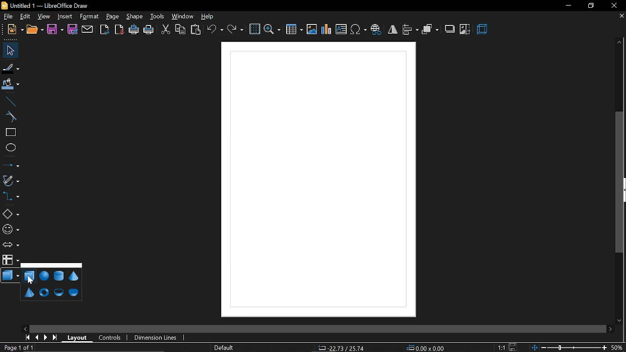  Describe the element at coordinates (410, 30) in the screenshot. I see `align` at that location.